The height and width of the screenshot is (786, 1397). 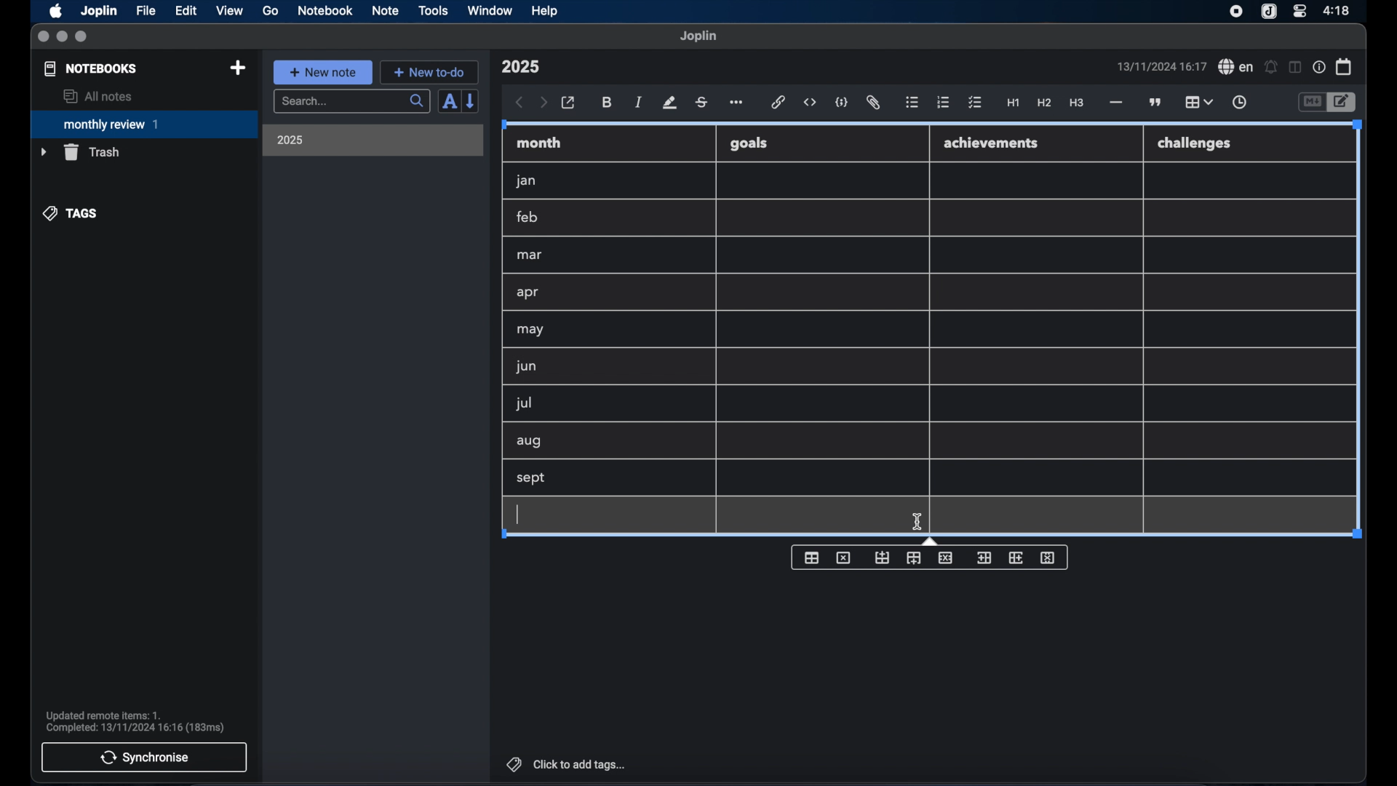 What do you see at coordinates (945, 558) in the screenshot?
I see `delete row` at bounding box center [945, 558].